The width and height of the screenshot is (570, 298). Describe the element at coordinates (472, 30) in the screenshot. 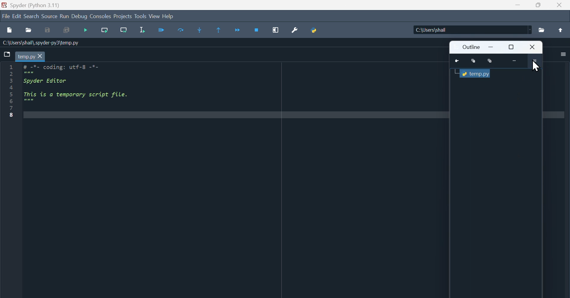

I see `C:\Users\shall` at that location.